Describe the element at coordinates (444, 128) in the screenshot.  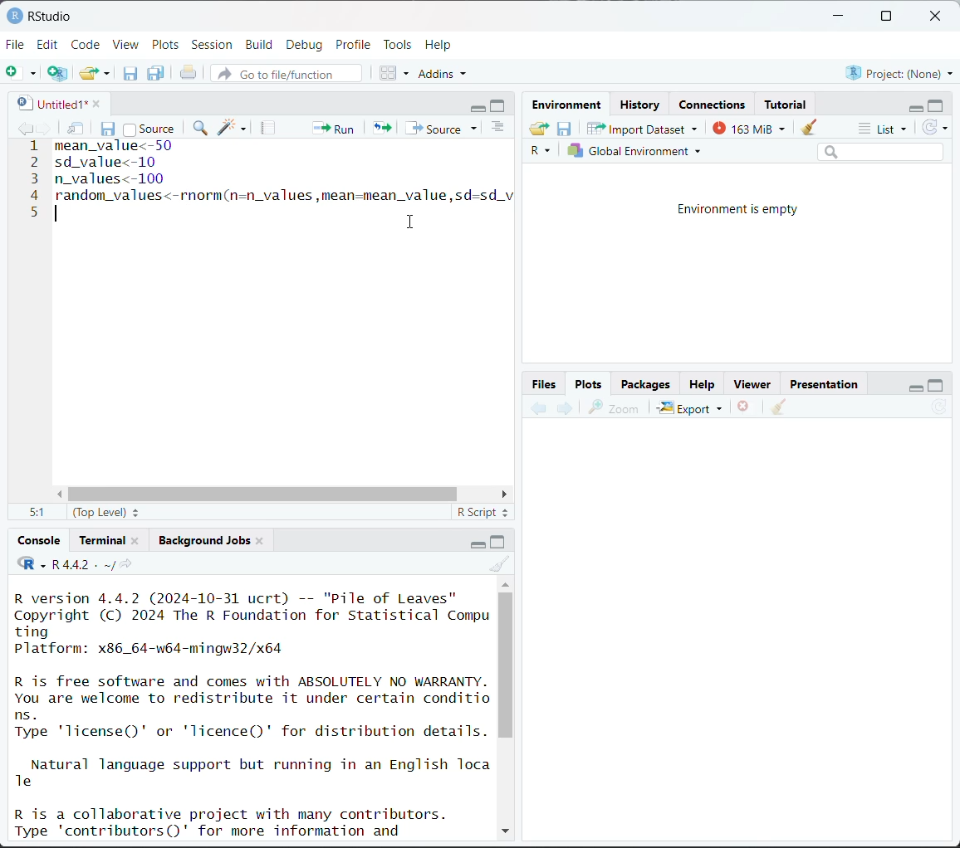
I see `source` at that location.